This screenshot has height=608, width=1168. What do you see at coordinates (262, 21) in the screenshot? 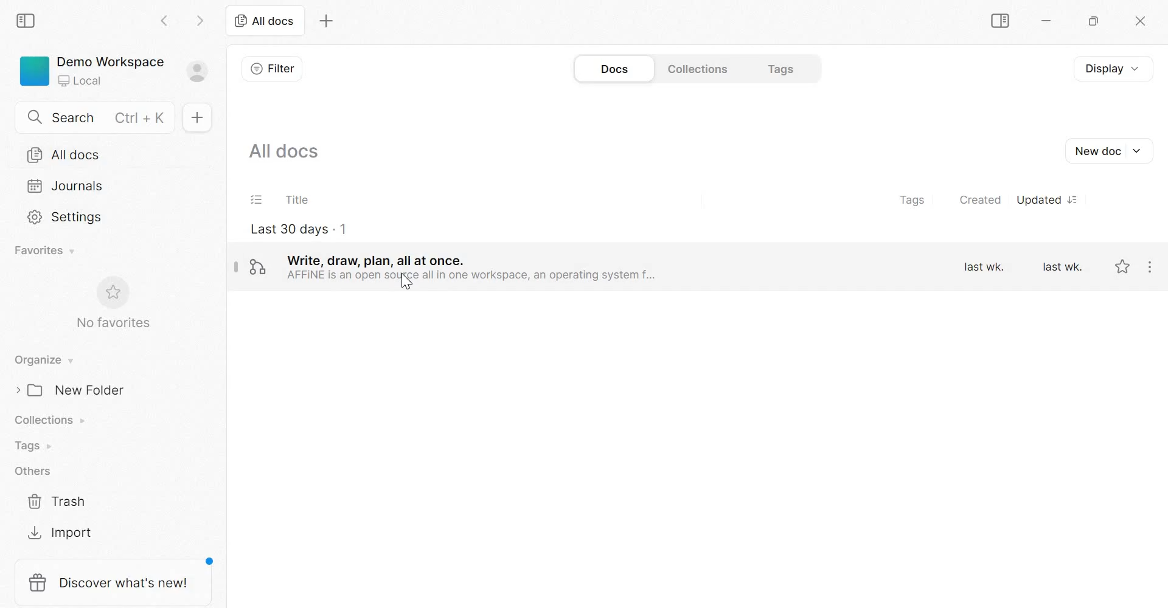
I see `All docs` at bounding box center [262, 21].